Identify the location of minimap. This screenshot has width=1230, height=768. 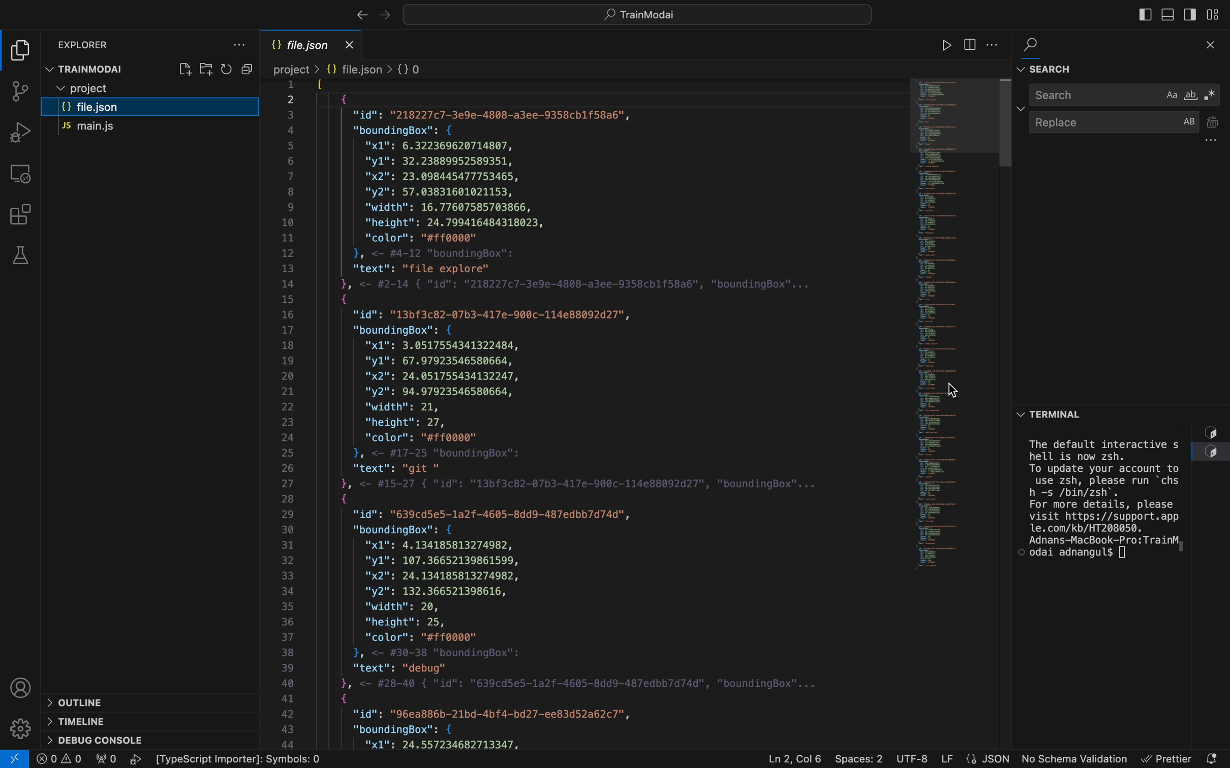
(965, 326).